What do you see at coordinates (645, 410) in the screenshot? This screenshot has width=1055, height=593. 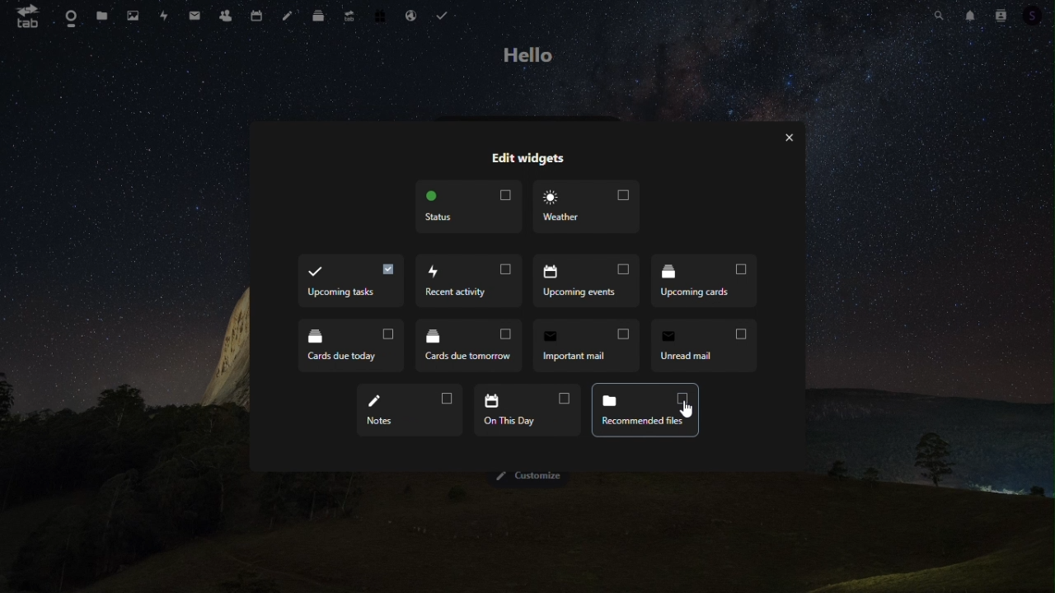 I see `upcoming tasks` at bounding box center [645, 410].